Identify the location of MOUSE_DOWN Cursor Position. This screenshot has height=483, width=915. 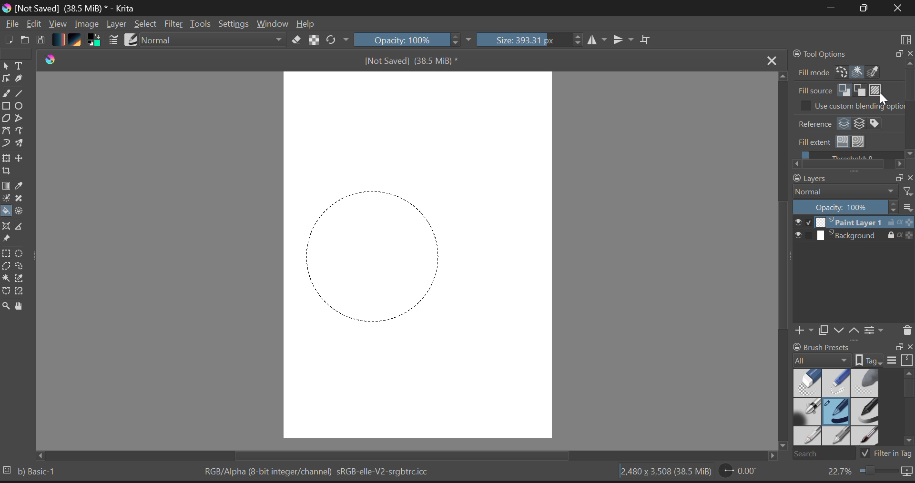
(312, 199).